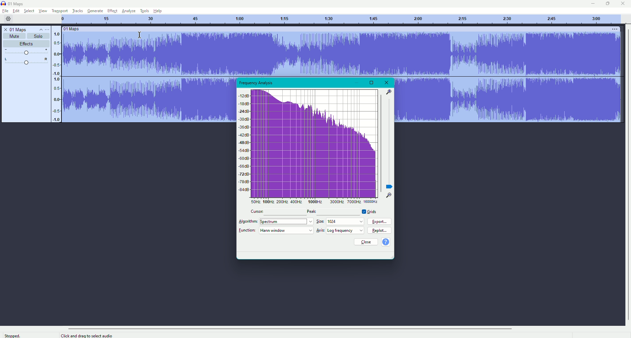  Describe the element at coordinates (314, 52) in the screenshot. I see `sound track` at that location.